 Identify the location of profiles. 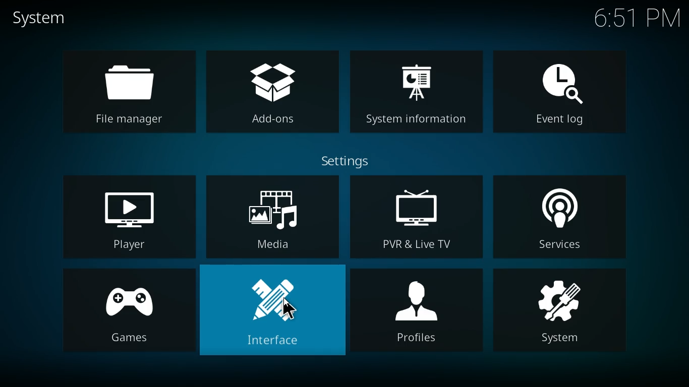
(419, 312).